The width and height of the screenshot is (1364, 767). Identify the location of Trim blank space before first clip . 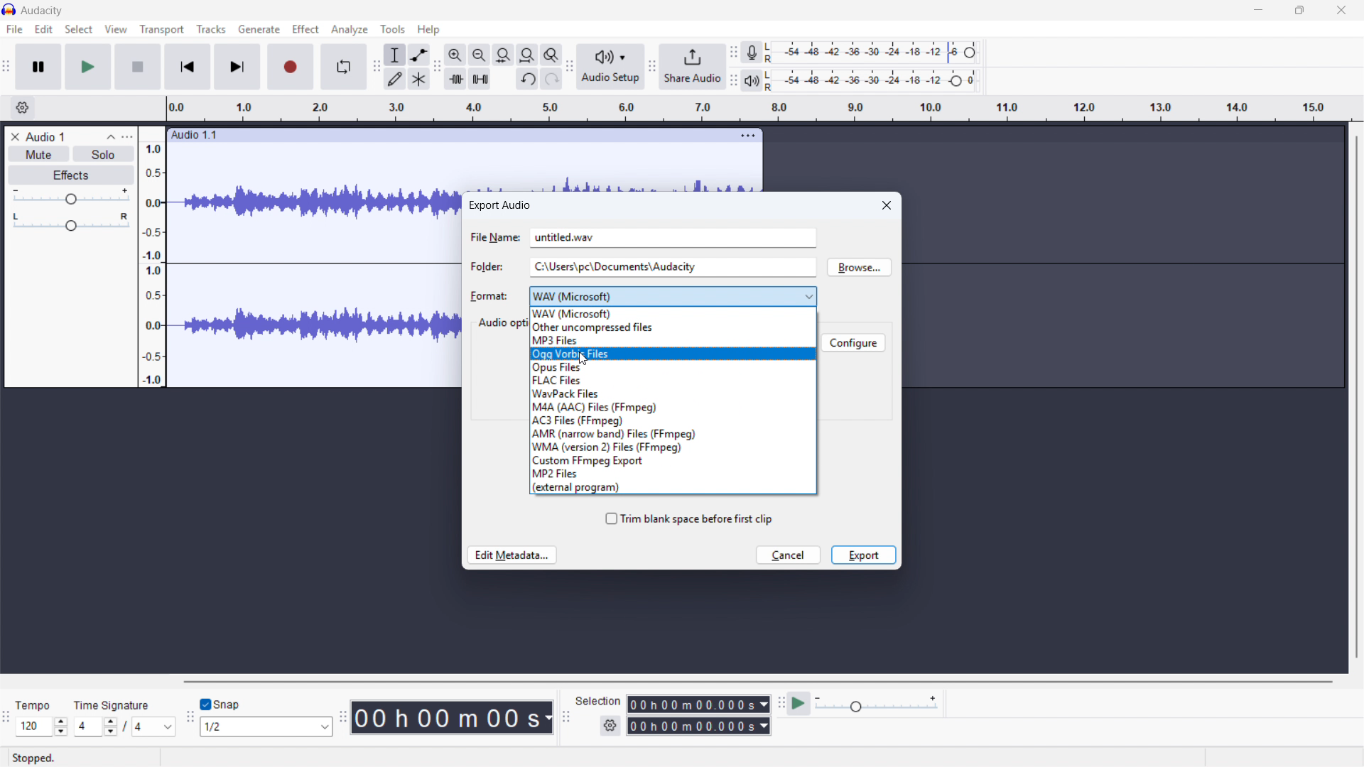
(690, 518).